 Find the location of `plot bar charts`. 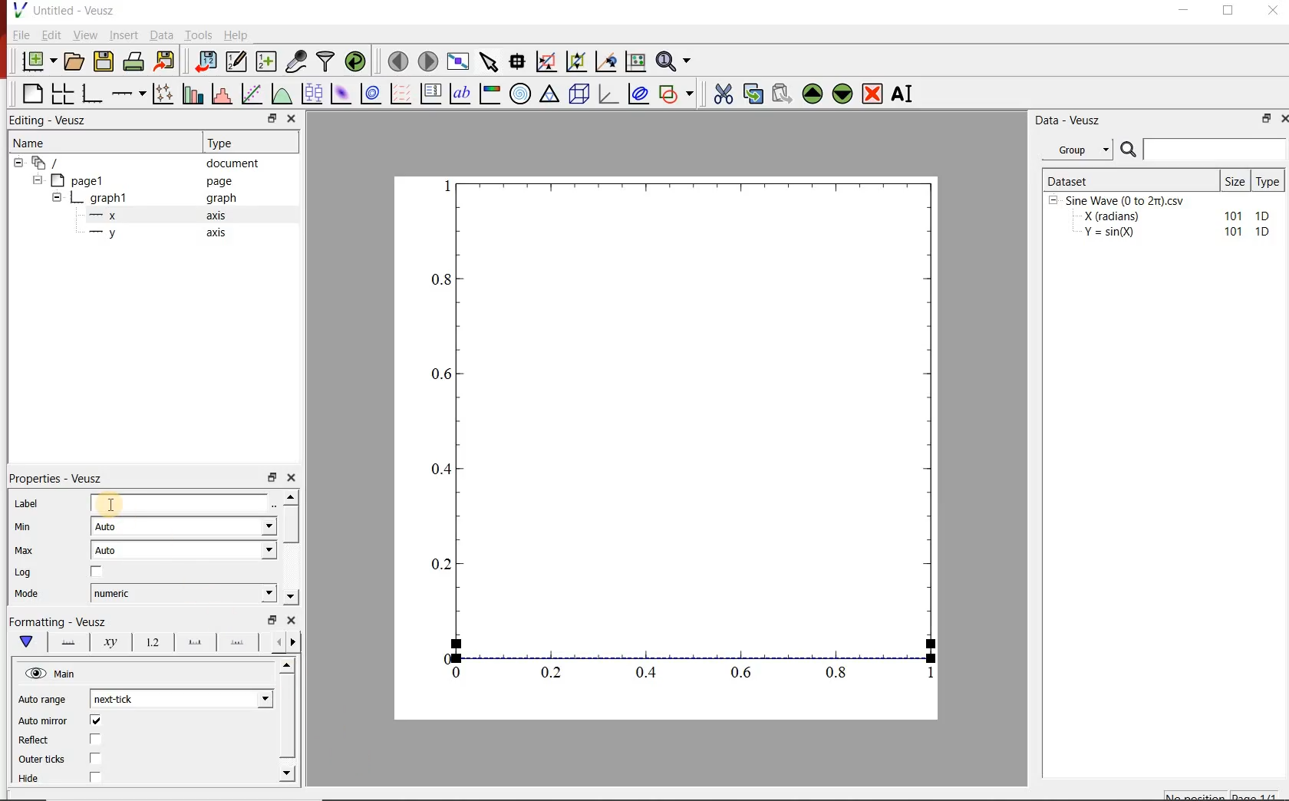

plot bar charts is located at coordinates (195, 92).